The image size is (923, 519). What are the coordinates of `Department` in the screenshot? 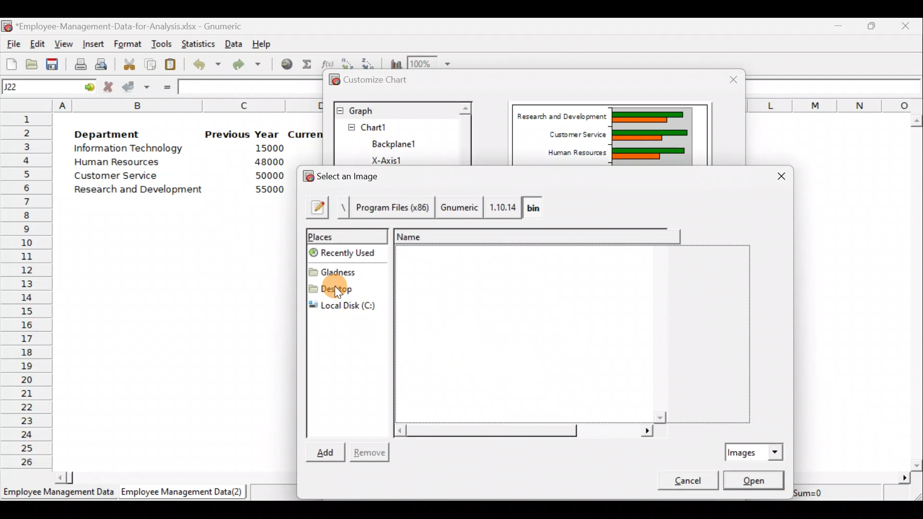 It's located at (114, 135).